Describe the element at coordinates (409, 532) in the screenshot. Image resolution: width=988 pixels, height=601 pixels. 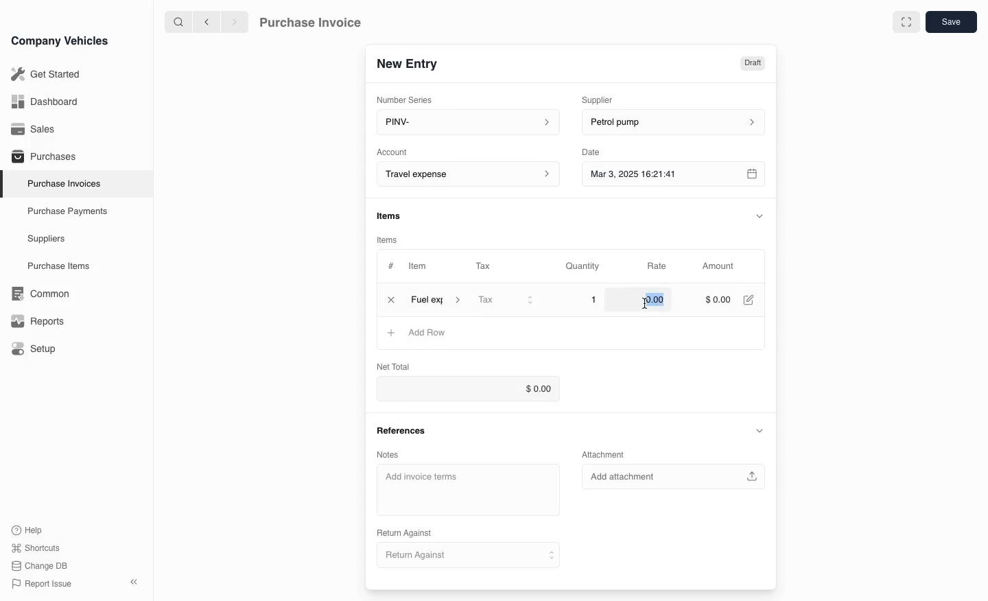
I see `Return Against` at that location.